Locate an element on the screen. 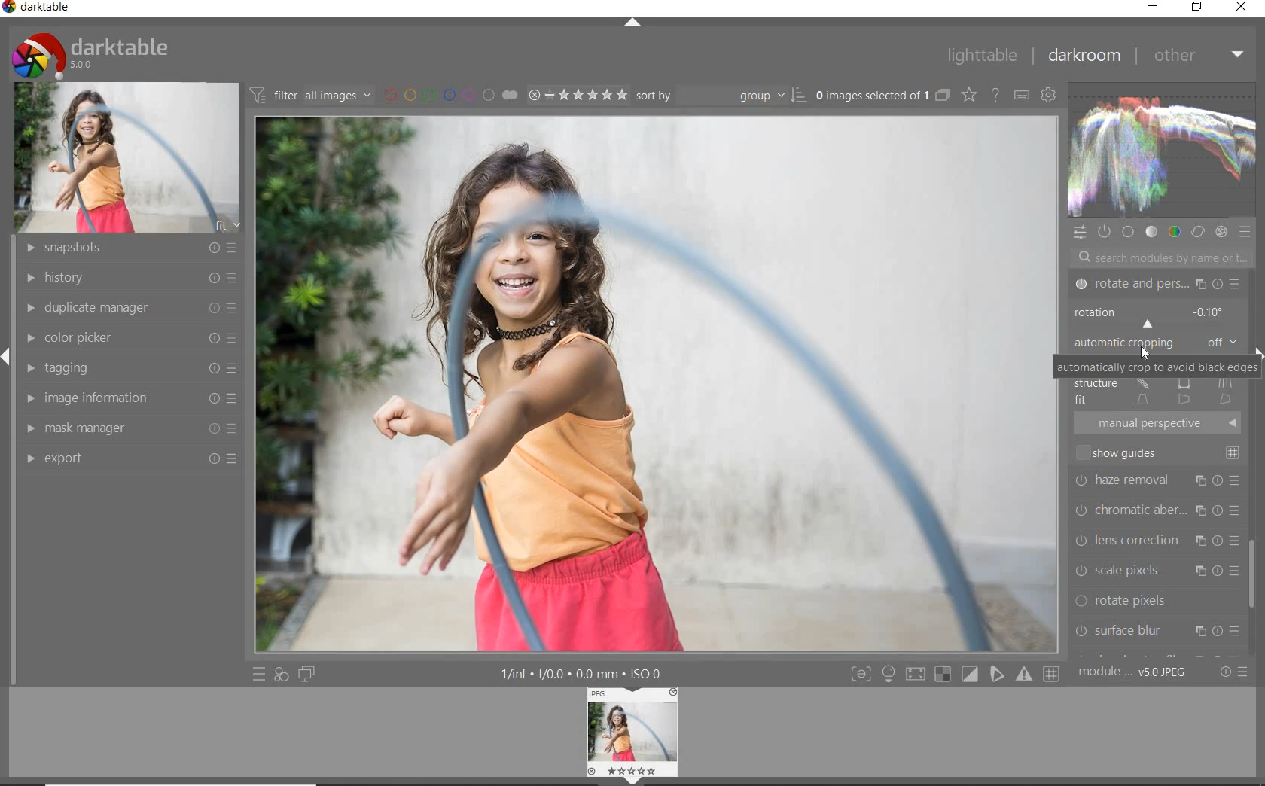 This screenshot has height=786, width=1265. lens correction is located at coordinates (1157, 538).